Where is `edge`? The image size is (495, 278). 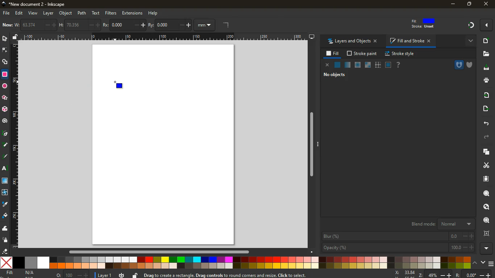 edge is located at coordinates (5, 51).